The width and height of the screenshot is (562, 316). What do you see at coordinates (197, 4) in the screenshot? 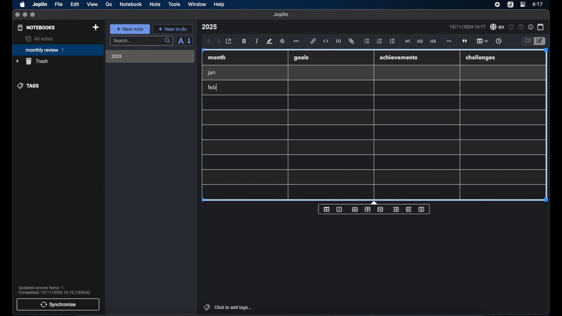
I see `window` at bounding box center [197, 4].